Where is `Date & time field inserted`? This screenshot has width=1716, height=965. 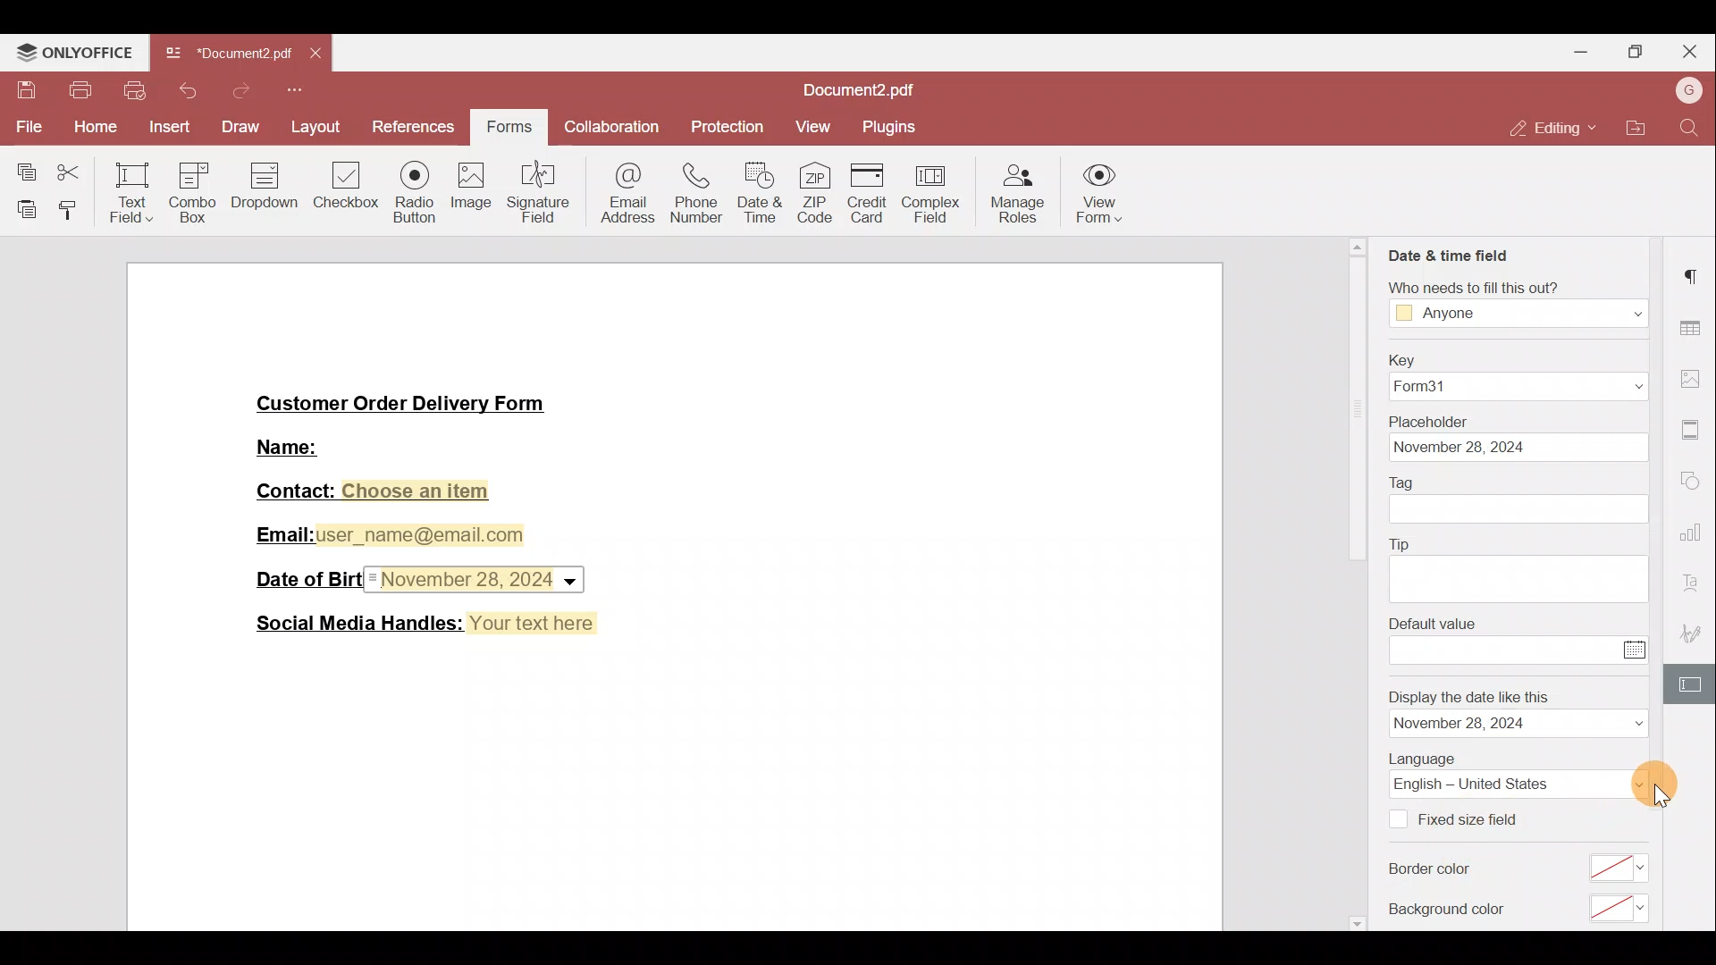
Date & time field inserted is located at coordinates (479, 580).